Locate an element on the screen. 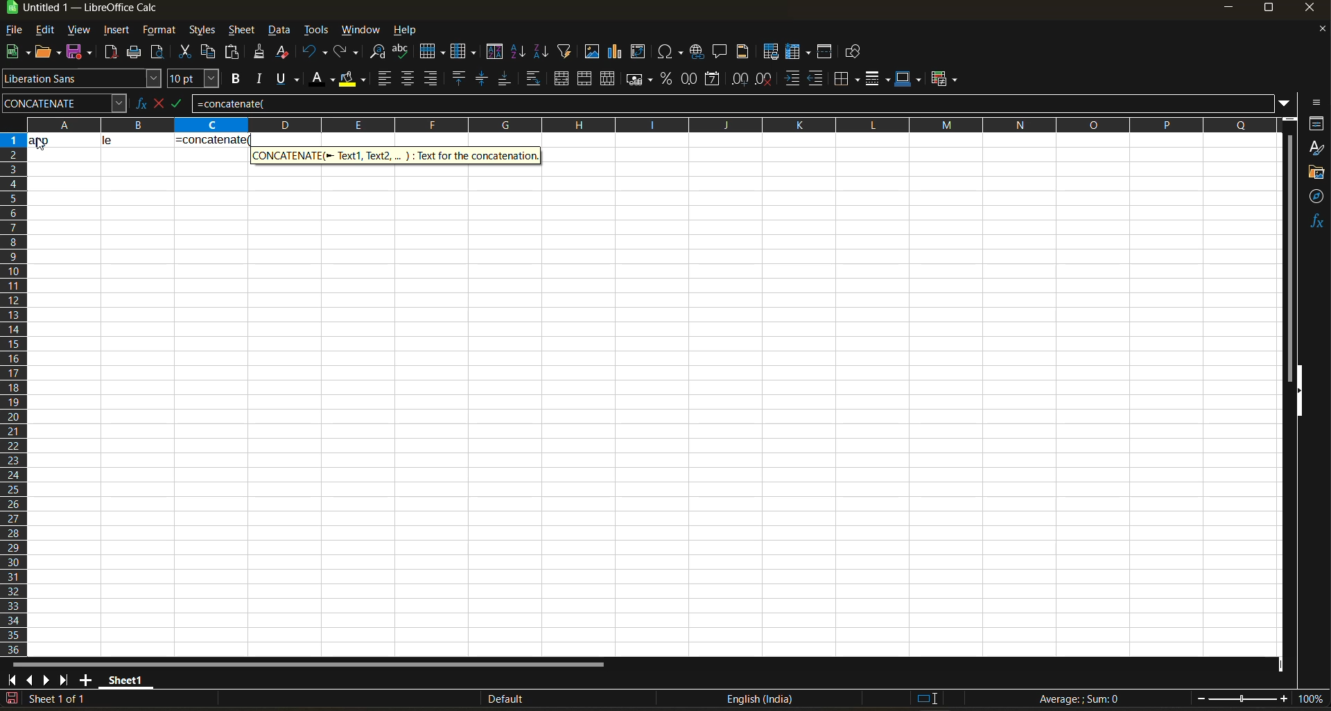  close is located at coordinates (1314, 10).